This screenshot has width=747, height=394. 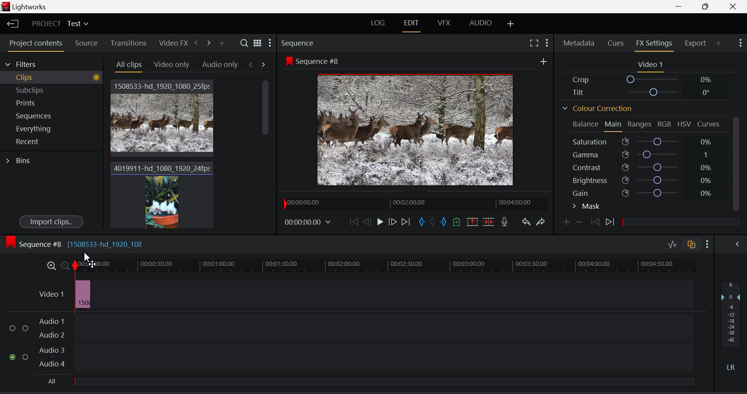 What do you see at coordinates (641, 141) in the screenshot?
I see `Saturation` at bounding box center [641, 141].